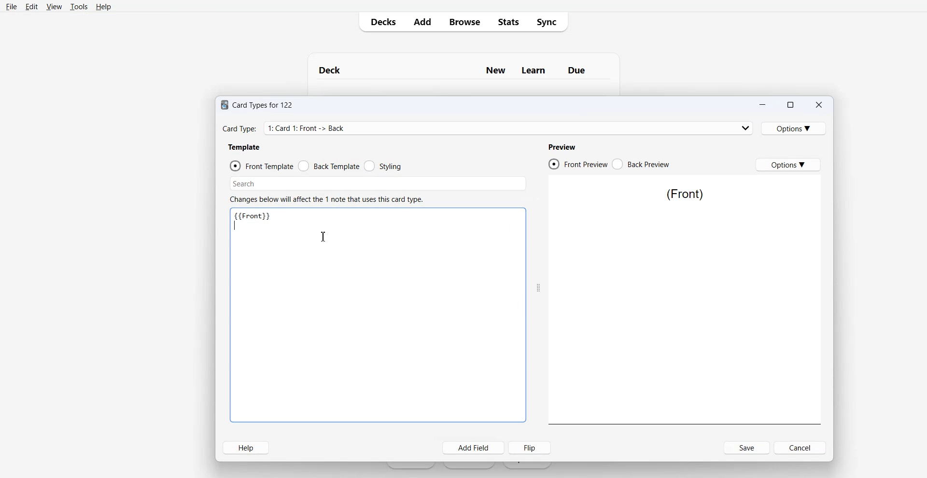 This screenshot has height=478, width=927. Describe the element at coordinates (326, 199) in the screenshot. I see `Text 2` at that location.